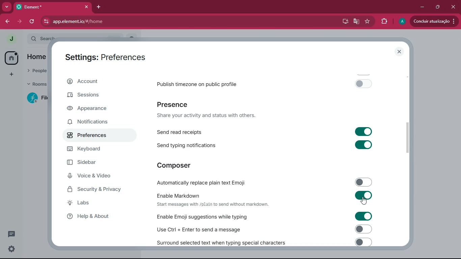 The image size is (461, 259). Describe the element at coordinates (91, 109) in the screenshot. I see `appearance` at that location.